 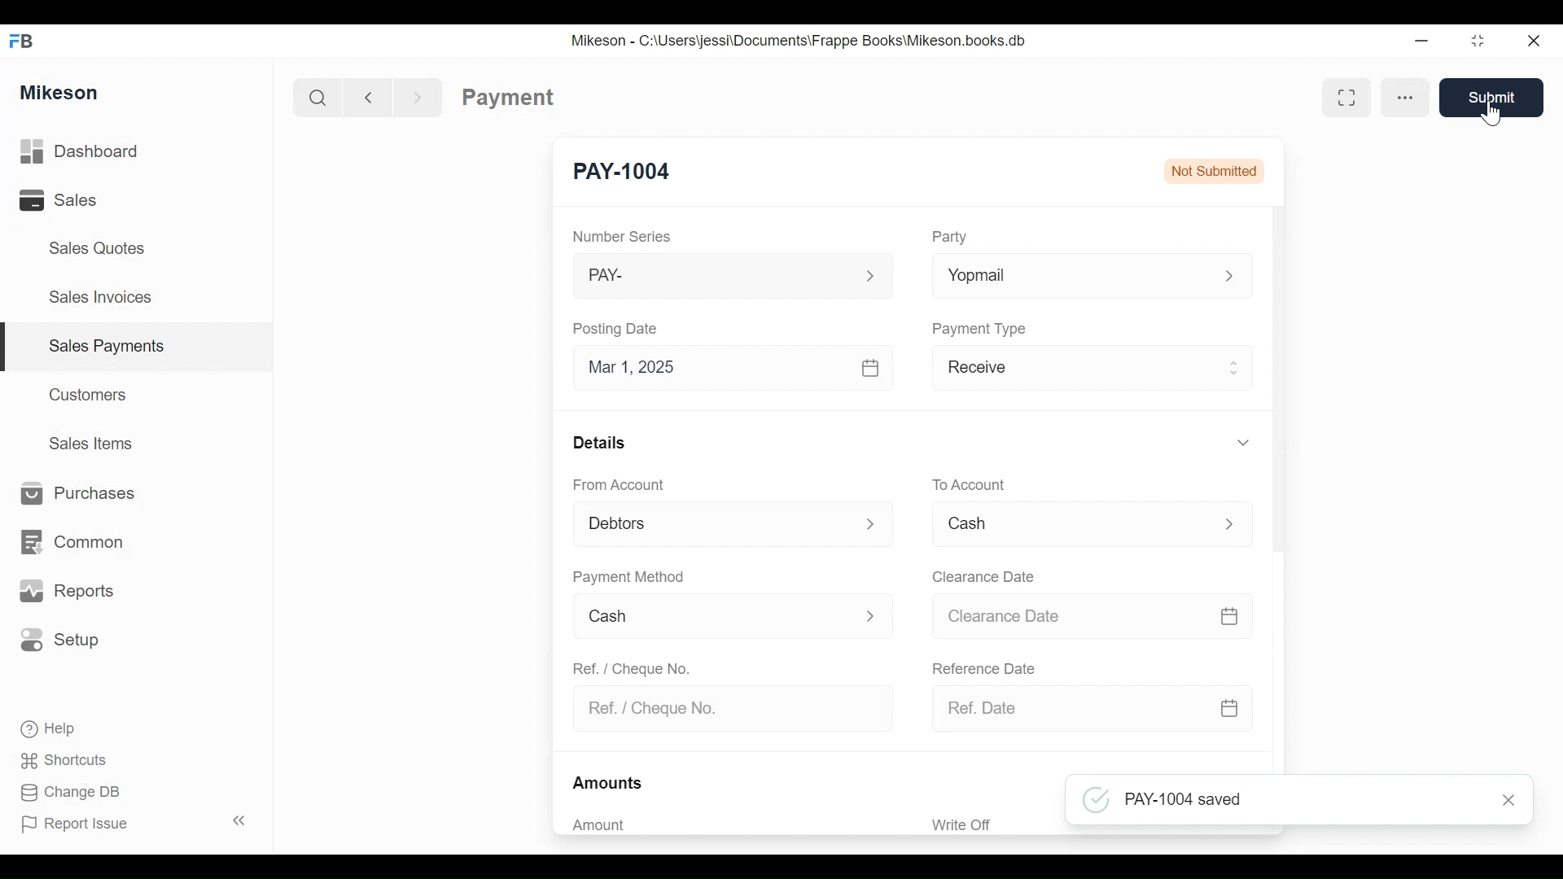 I want to click on Change DB, so click(x=75, y=793).